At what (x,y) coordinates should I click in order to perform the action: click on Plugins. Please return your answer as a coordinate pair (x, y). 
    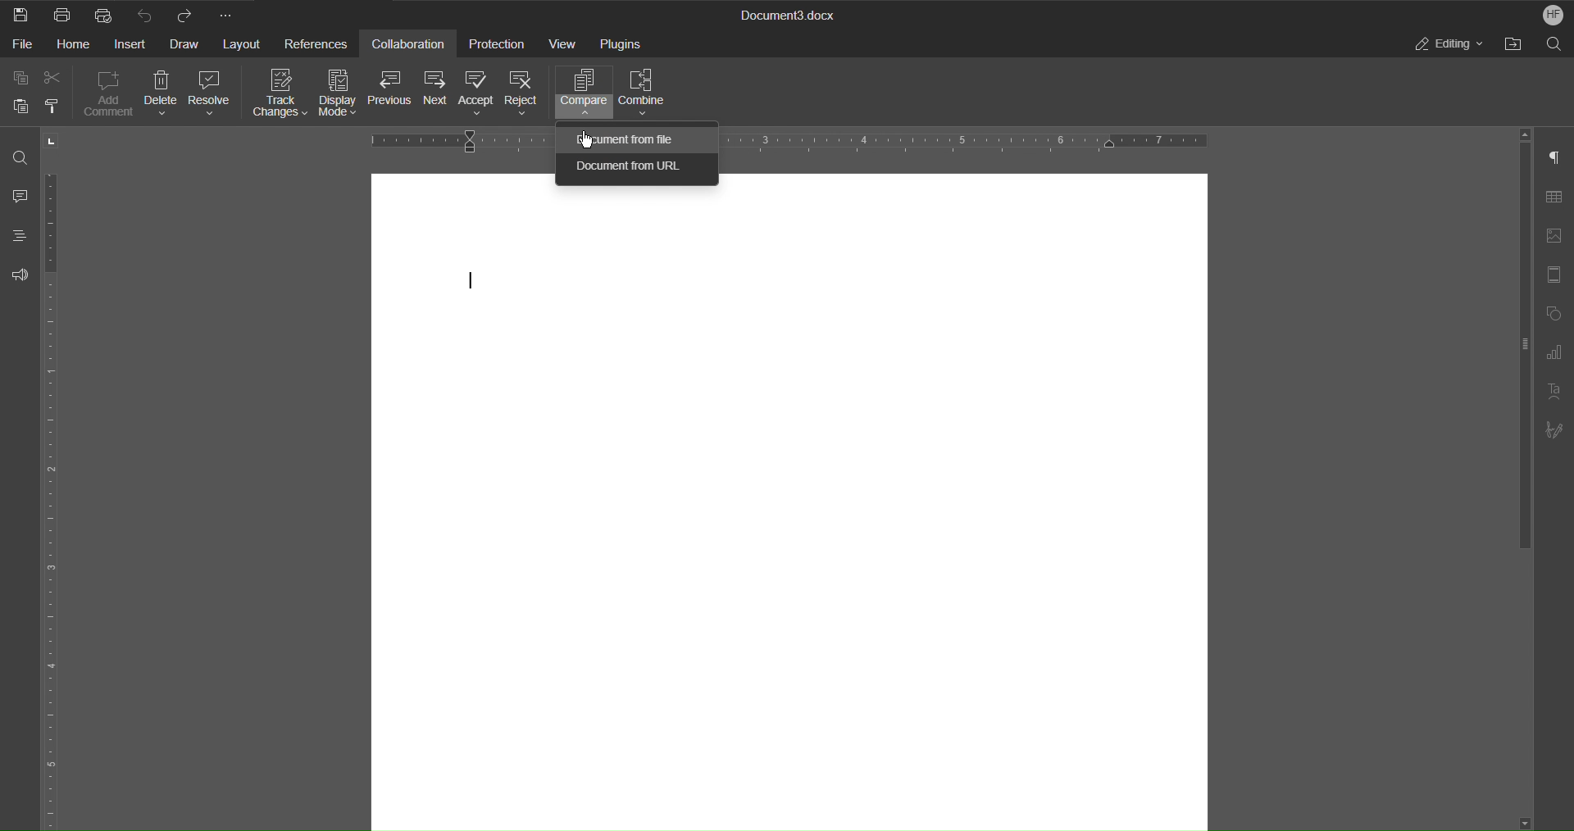
    Looking at the image, I should click on (623, 43).